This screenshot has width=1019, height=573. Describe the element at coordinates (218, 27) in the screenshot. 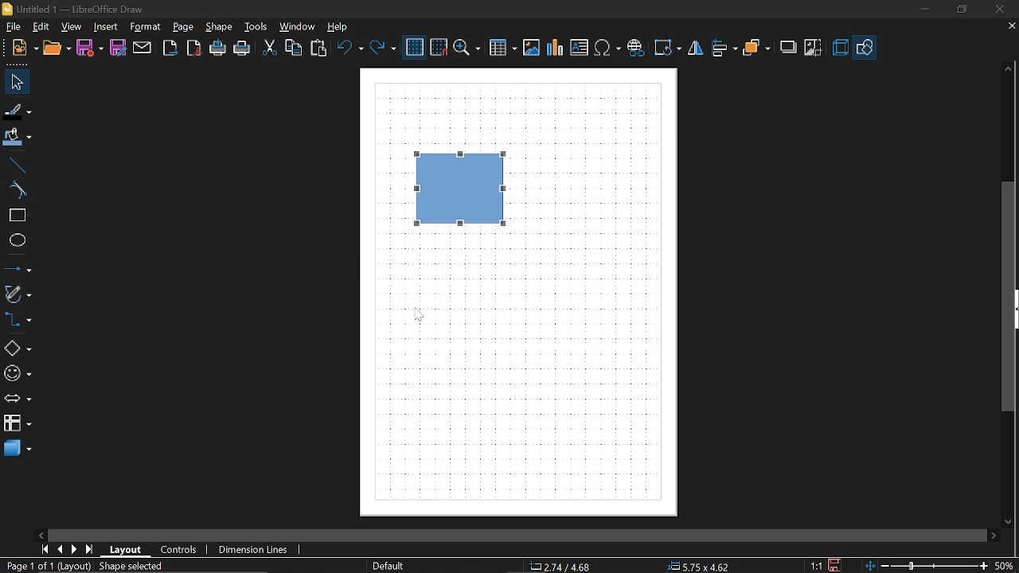

I see `Shape` at that location.